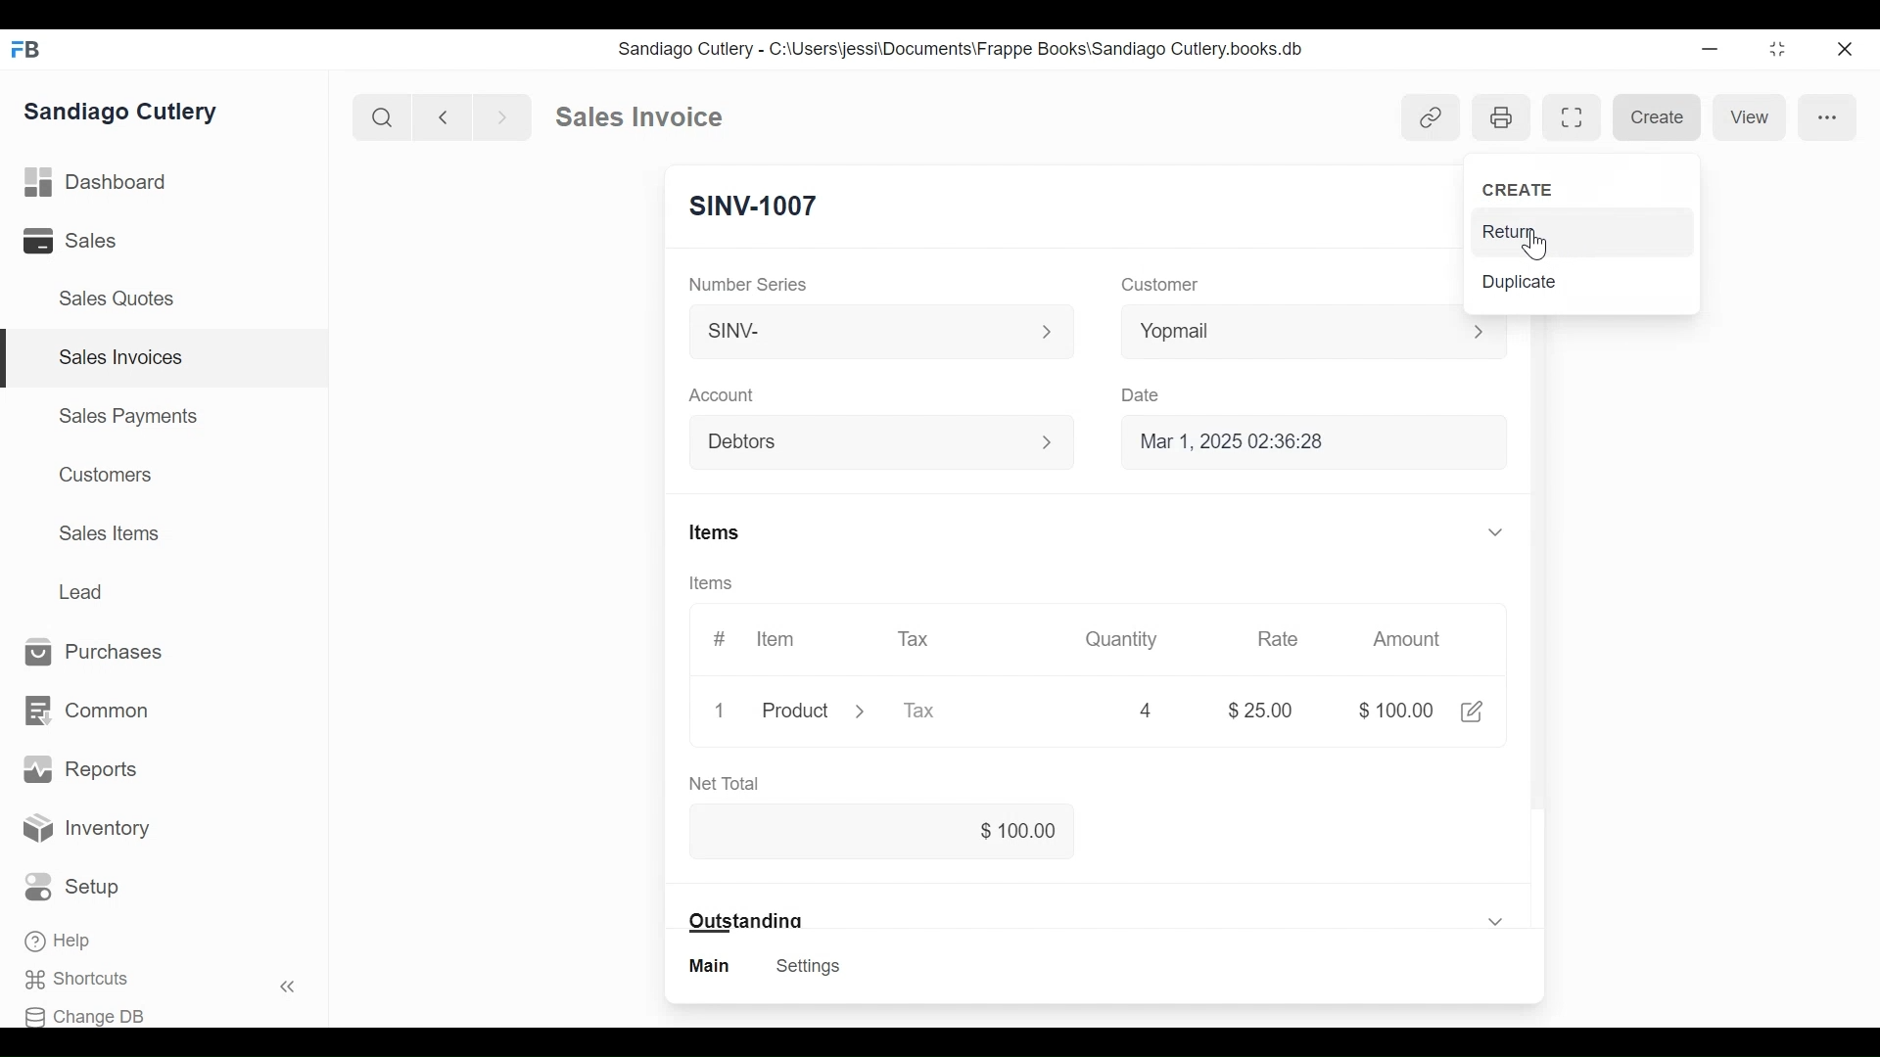 This screenshot has height=1057, width=1880. I want to click on Toggle between form and full width, so click(1778, 50).